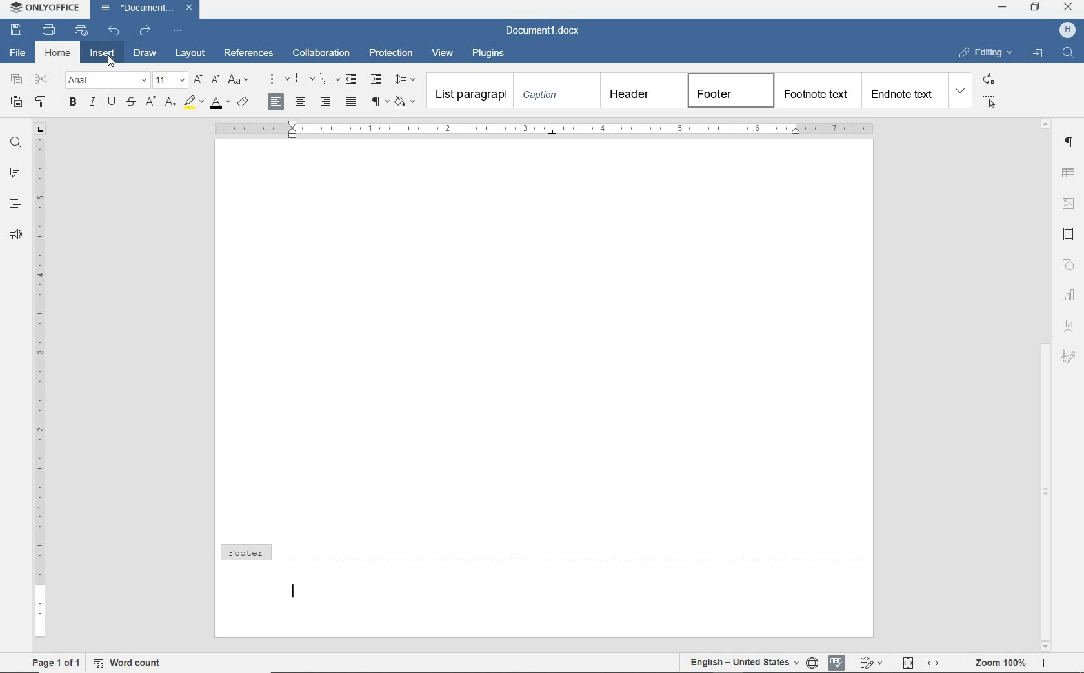  What do you see at coordinates (907, 91) in the screenshot?
I see `end note text` at bounding box center [907, 91].